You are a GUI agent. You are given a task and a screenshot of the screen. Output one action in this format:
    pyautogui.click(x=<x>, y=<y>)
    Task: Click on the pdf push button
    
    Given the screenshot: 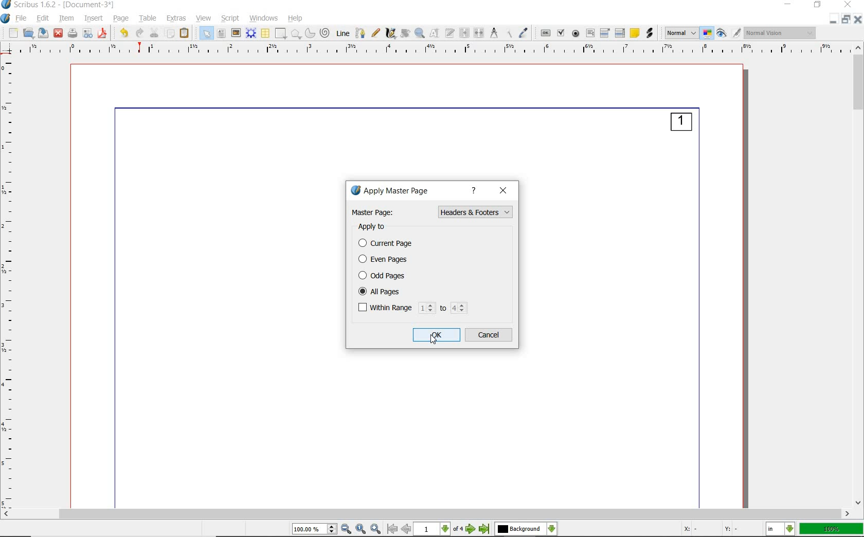 What is the action you would take?
    pyautogui.click(x=545, y=32)
    